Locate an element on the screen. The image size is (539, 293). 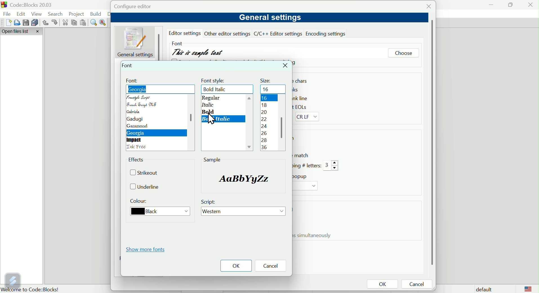
Bold oblique is located at coordinates (217, 119).